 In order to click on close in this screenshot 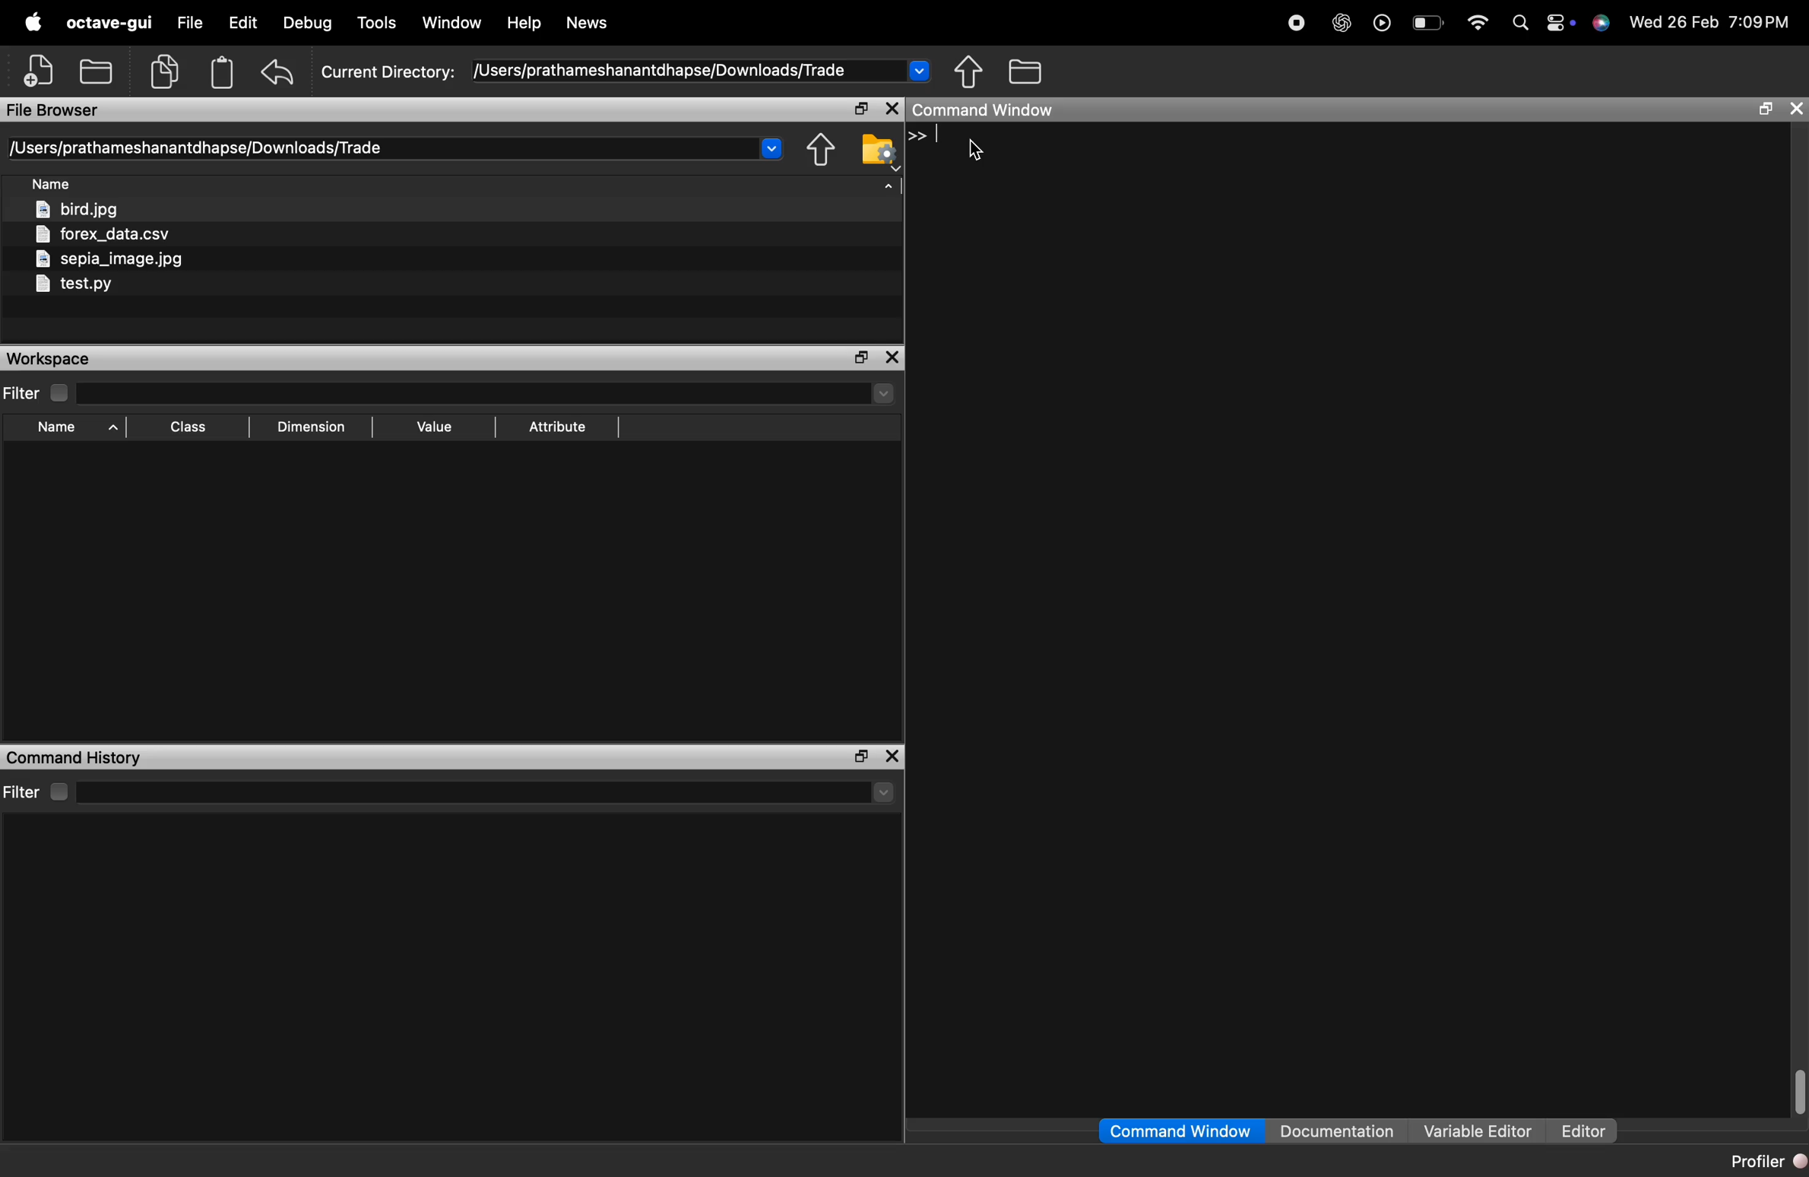, I will do `click(894, 757)`.